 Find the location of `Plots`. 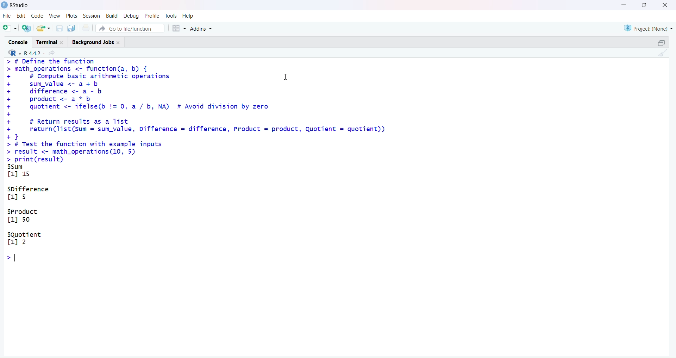

Plots is located at coordinates (71, 16).